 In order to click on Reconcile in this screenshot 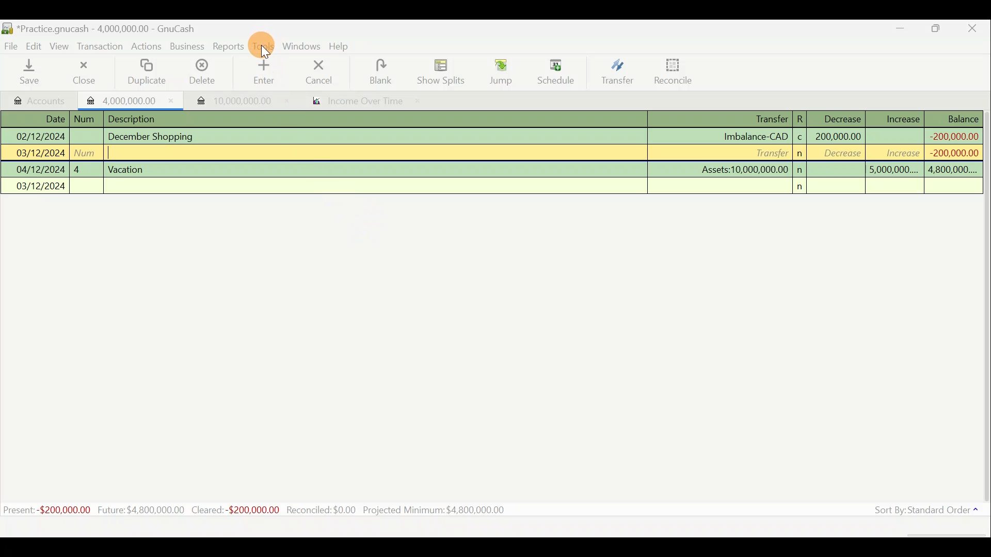, I will do `click(669, 72)`.